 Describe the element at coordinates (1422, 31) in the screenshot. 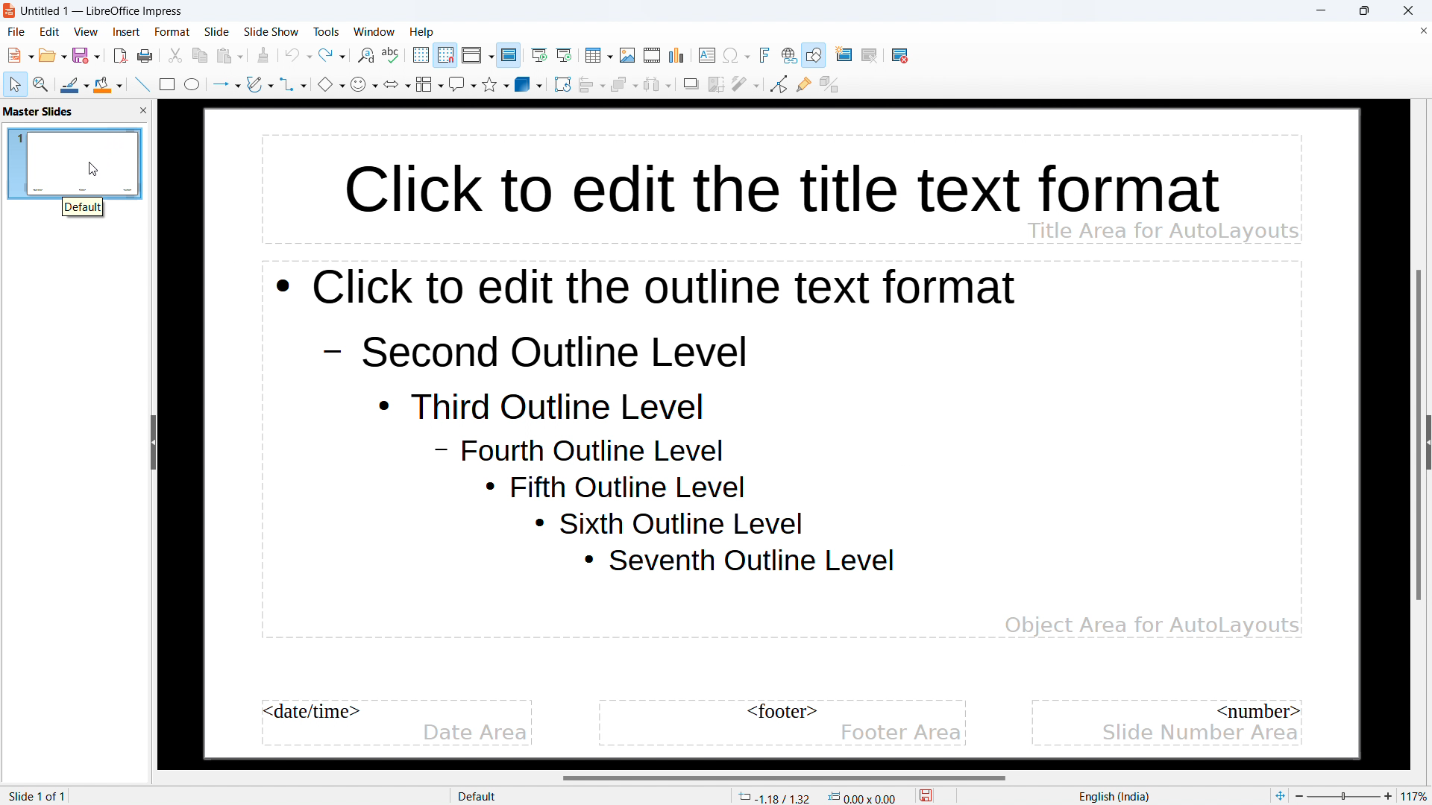

I see `close document` at that location.